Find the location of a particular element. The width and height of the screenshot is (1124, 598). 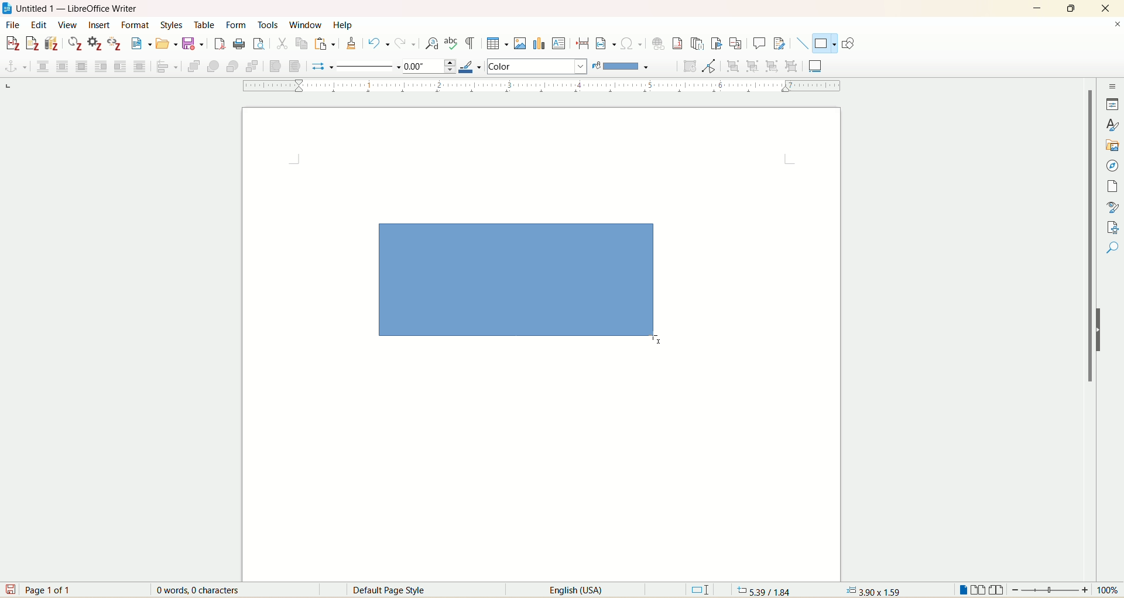

file is located at coordinates (12, 26).